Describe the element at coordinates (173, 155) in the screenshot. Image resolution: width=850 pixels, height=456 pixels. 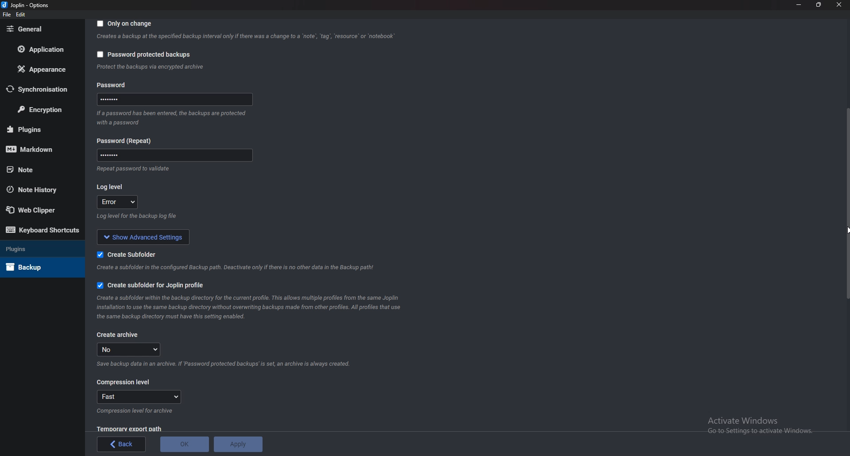
I see `Password` at that location.